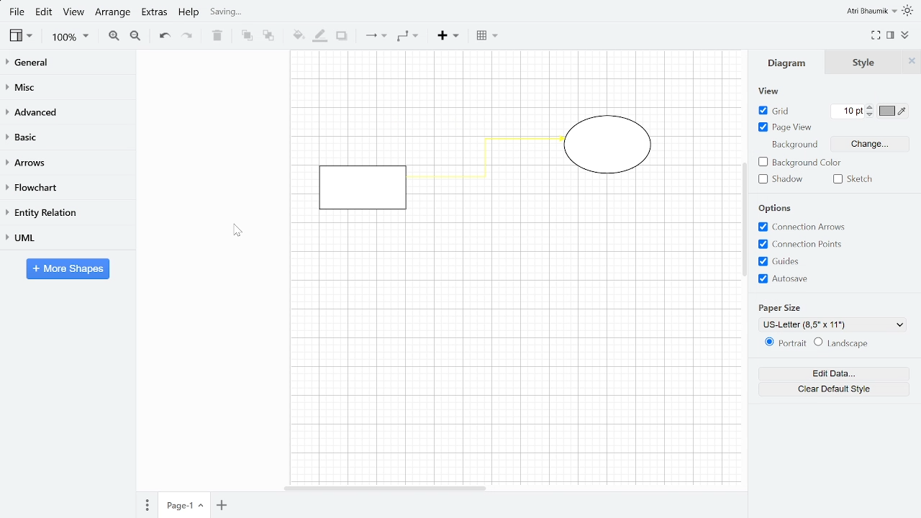 Image resolution: width=921 pixels, height=518 pixels. I want to click on Horizontal scrollbar, so click(387, 489).